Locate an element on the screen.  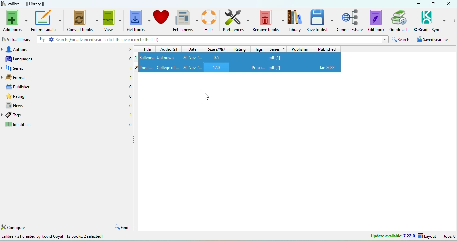
tags is located at coordinates (22, 115).